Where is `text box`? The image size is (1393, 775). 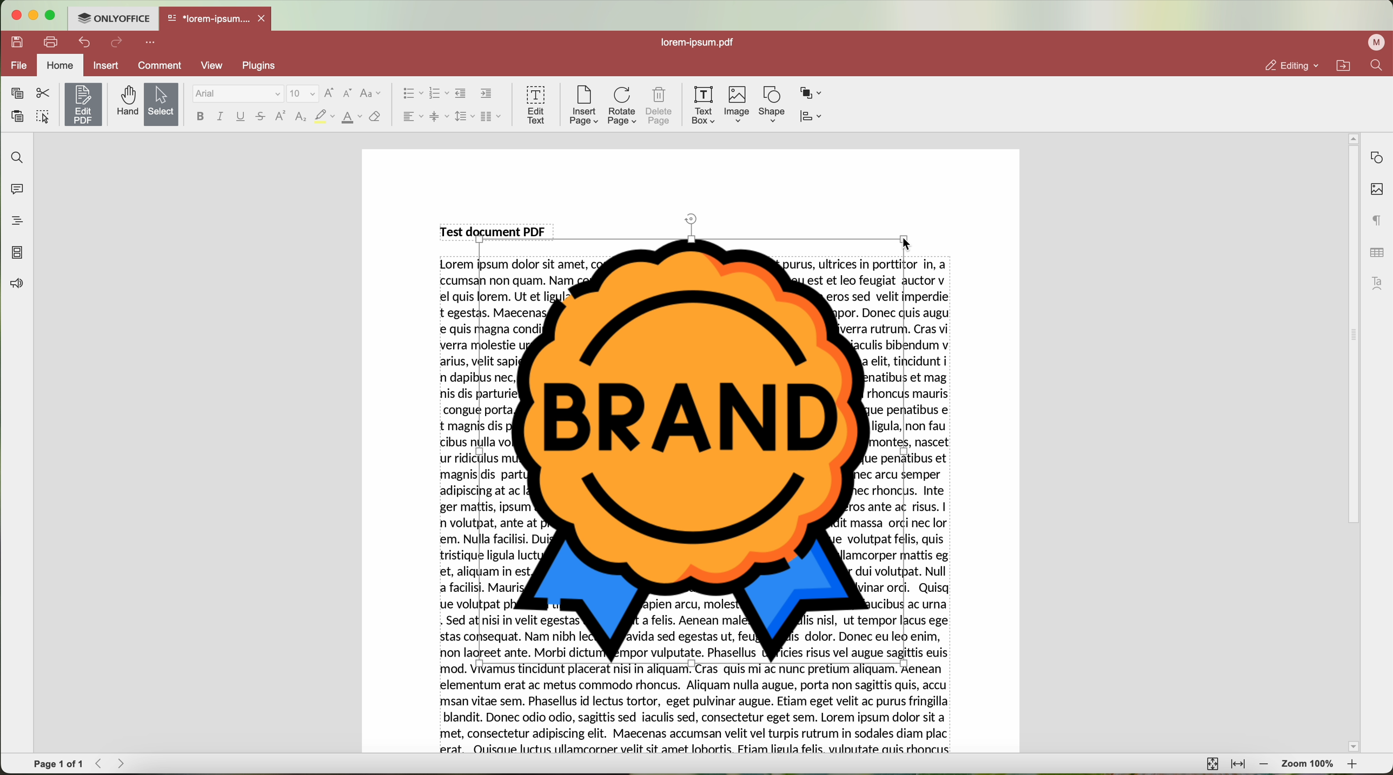 text box is located at coordinates (704, 105).